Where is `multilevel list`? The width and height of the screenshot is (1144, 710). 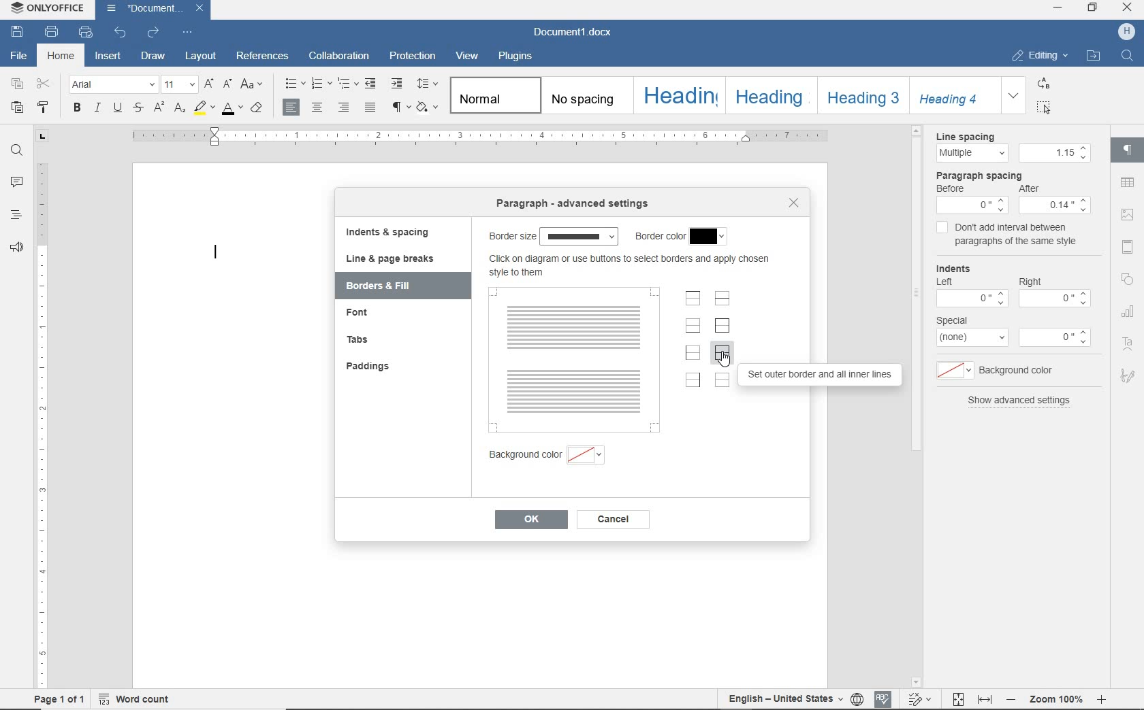 multilevel list is located at coordinates (347, 84).